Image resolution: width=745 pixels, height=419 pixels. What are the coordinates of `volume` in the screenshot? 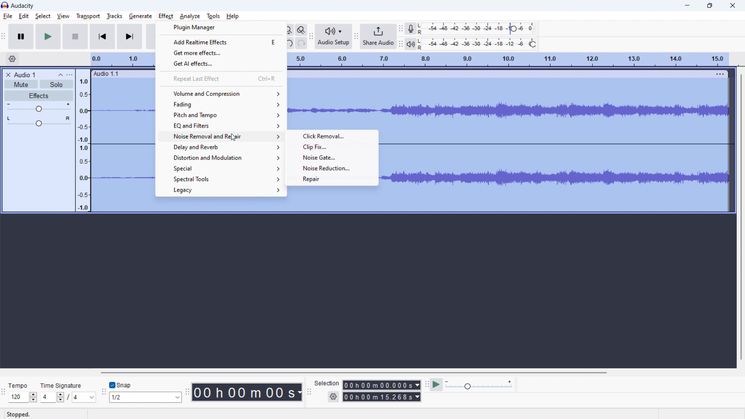 It's located at (39, 107).